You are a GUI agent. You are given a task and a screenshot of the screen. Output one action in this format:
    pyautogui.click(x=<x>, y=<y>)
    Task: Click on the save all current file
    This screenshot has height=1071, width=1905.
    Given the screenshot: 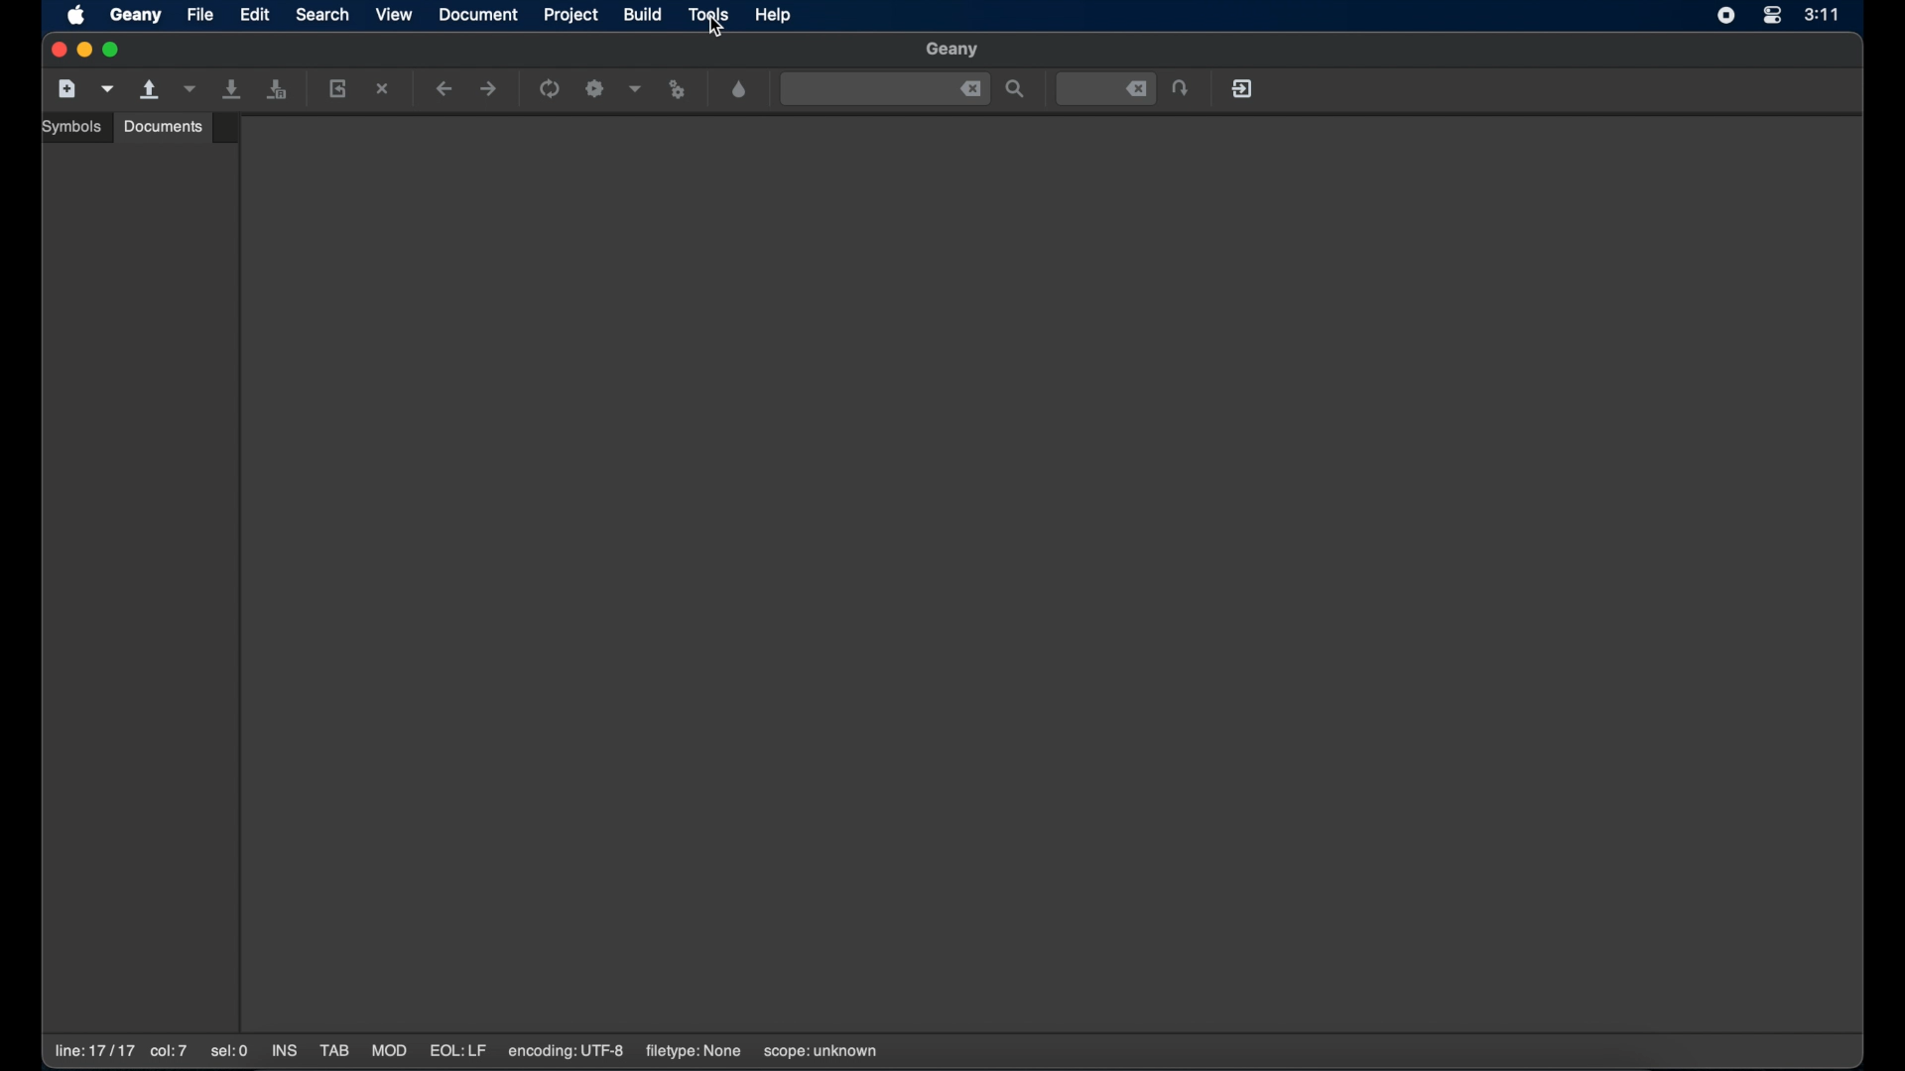 What is the action you would take?
    pyautogui.click(x=233, y=89)
    